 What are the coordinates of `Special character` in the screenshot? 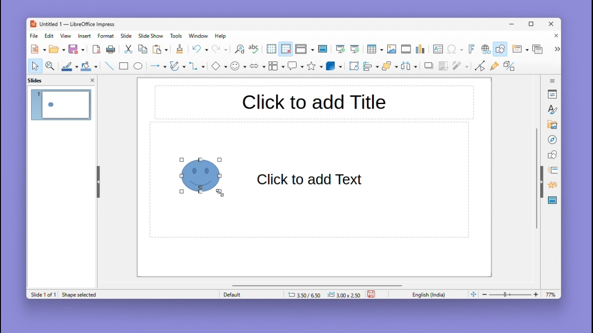 It's located at (455, 50).